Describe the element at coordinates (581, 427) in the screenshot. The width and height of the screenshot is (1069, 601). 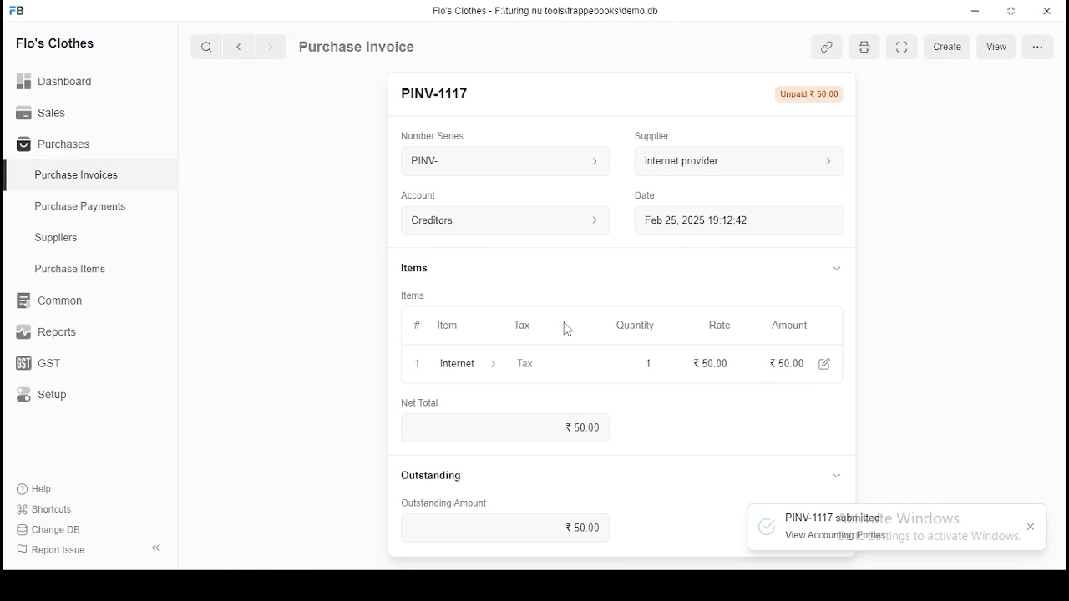
I see `50.00` at that location.